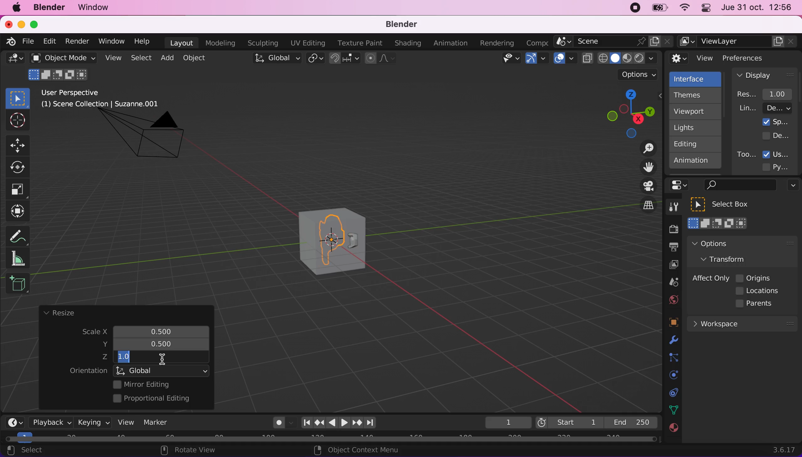 Image resolution: width=802 pixels, height=457 pixels. What do you see at coordinates (20, 234) in the screenshot?
I see `annotate` at bounding box center [20, 234].